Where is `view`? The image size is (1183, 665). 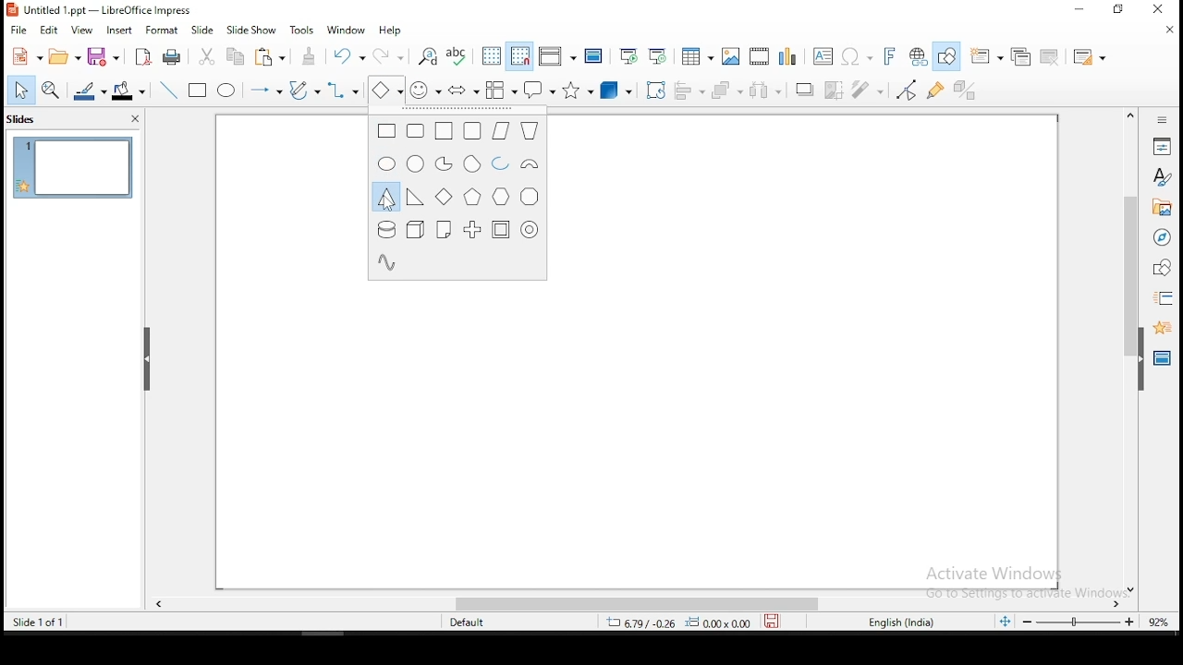 view is located at coordinates (82, 30).